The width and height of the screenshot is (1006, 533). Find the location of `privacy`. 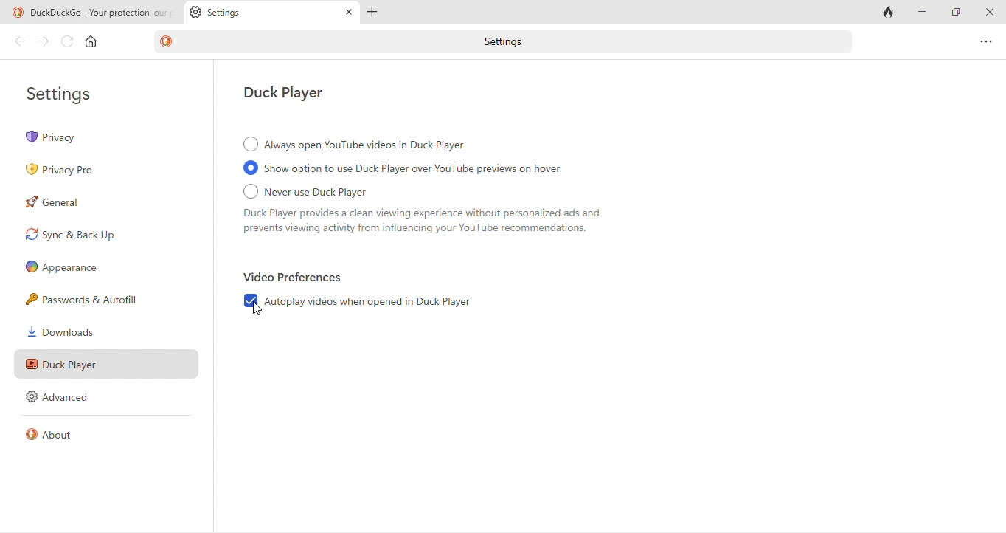

privacy is located at coordinates (105, 137).